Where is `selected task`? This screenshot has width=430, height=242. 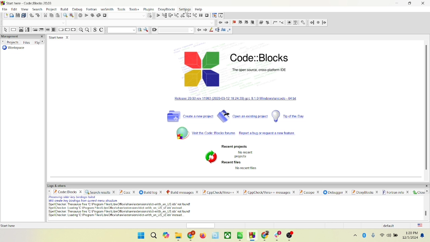 selected task is located at coordinates (218, 30).